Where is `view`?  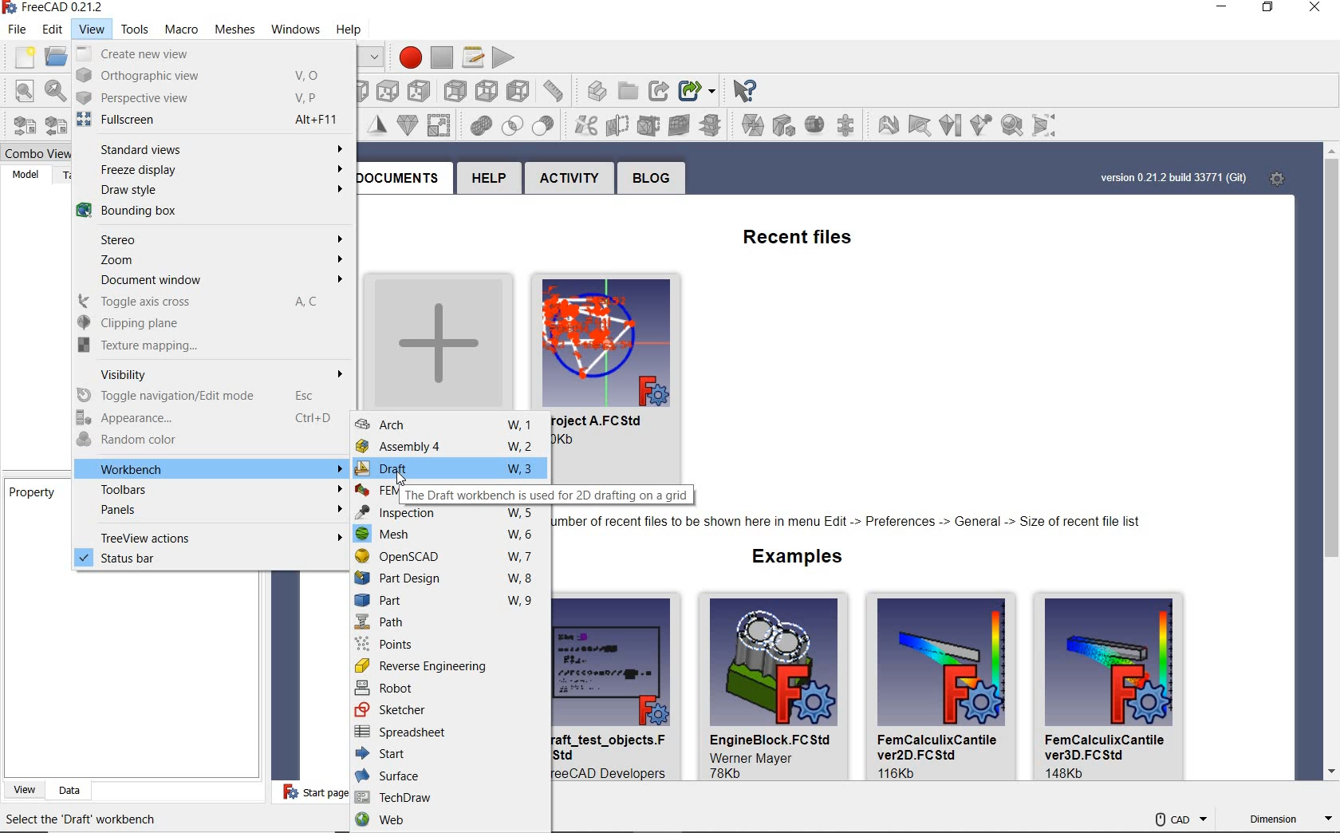 view is located at coordinates (21, 790).